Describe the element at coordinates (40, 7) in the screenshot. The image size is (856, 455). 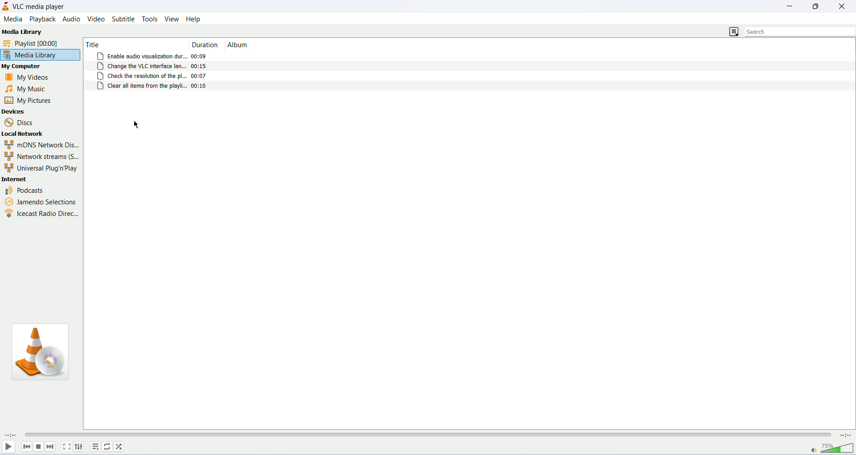
I see `vlc media player` at that location.